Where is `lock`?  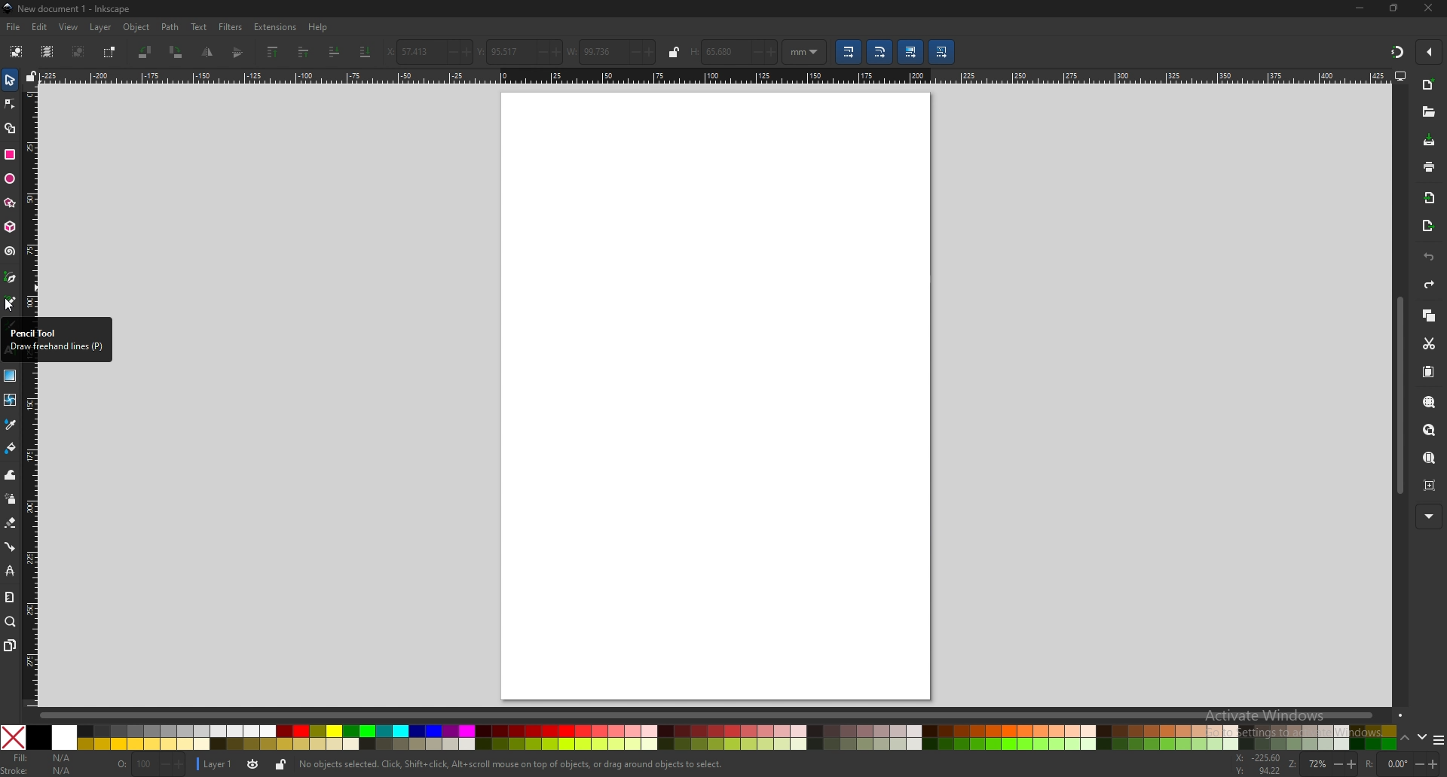 lock is located at coordinates (281, 764).